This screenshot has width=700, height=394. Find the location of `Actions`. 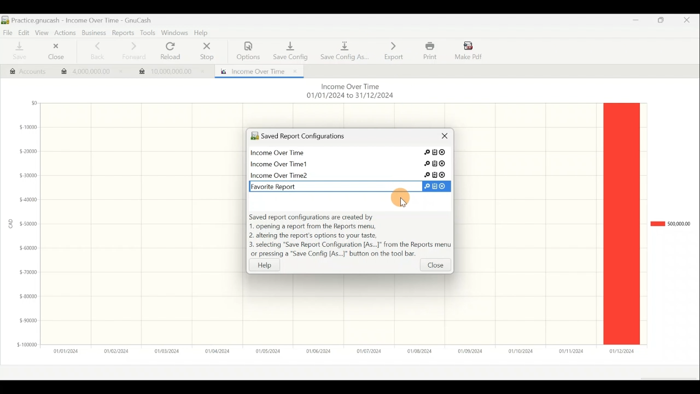

Actions is located at coordinates (65, 32).